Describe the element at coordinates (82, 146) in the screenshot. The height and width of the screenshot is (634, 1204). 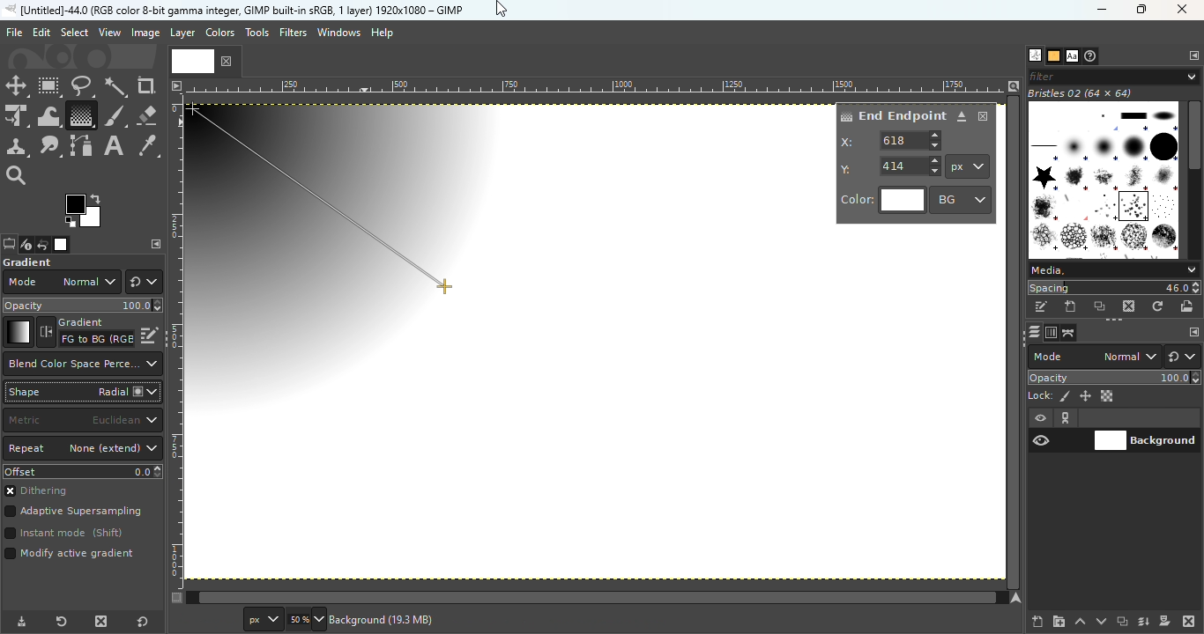
I see `Paths tool` at that location.